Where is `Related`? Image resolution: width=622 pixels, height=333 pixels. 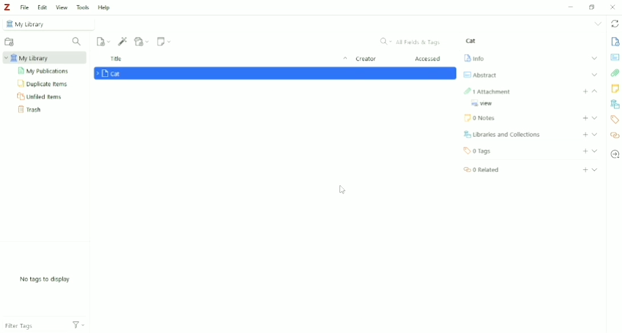
Related is located at coordinates (479, 169).